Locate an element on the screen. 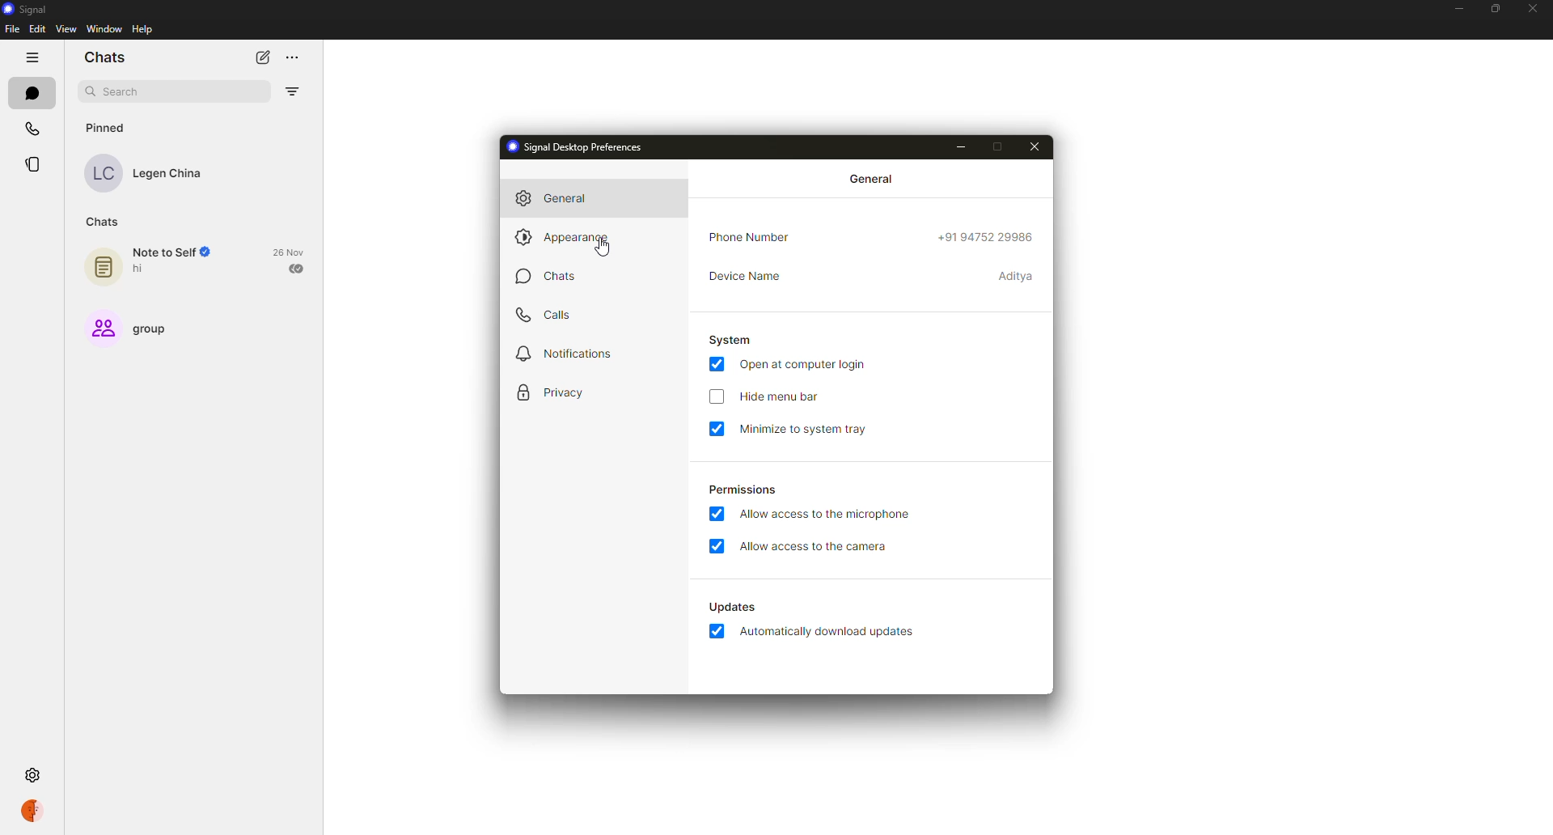  edit is located at coordinates (37, 28).